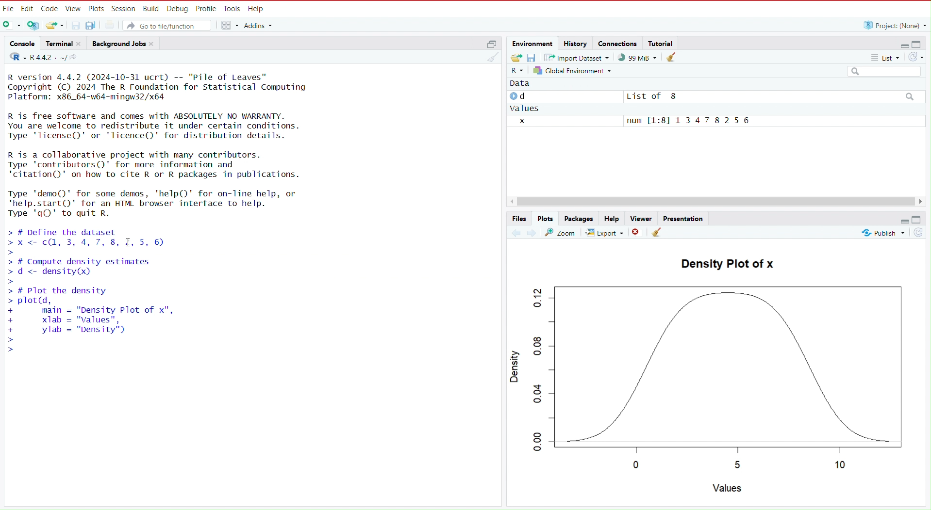 This screenshot has width=931, height=510. What do you see at coordinates (526, 97) in the screenshot?
I see `d` at bounding box center [526, 97].